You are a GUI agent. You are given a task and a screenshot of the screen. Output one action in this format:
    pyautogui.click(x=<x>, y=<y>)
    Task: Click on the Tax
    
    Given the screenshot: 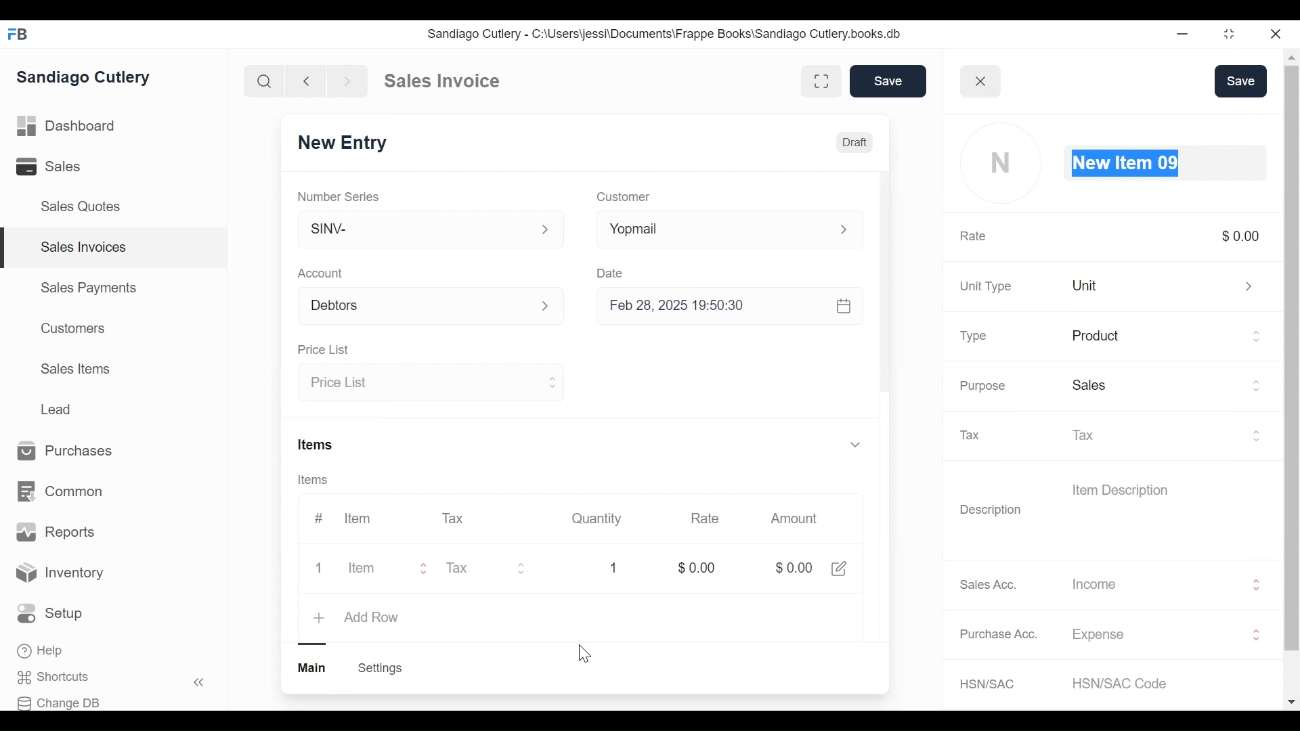 What is the action you would take?
    pyautogui.click(x=1168, y=434)
    